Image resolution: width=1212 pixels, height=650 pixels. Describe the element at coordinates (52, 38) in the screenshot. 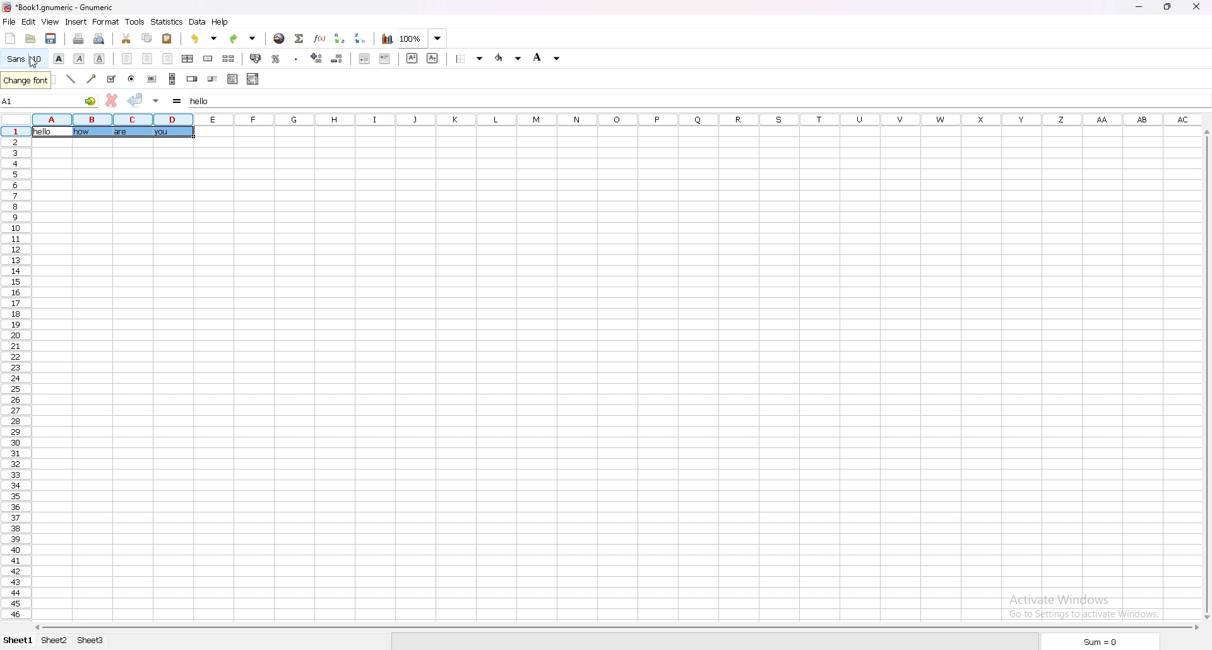

I see `save` at that location.